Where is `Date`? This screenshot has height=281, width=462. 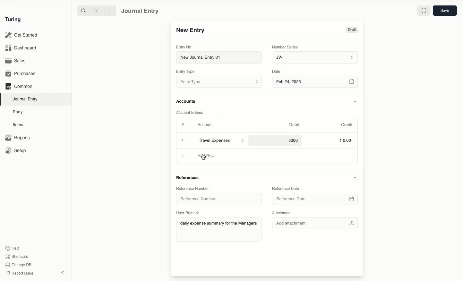 Date is located at coordinates (277, 71).